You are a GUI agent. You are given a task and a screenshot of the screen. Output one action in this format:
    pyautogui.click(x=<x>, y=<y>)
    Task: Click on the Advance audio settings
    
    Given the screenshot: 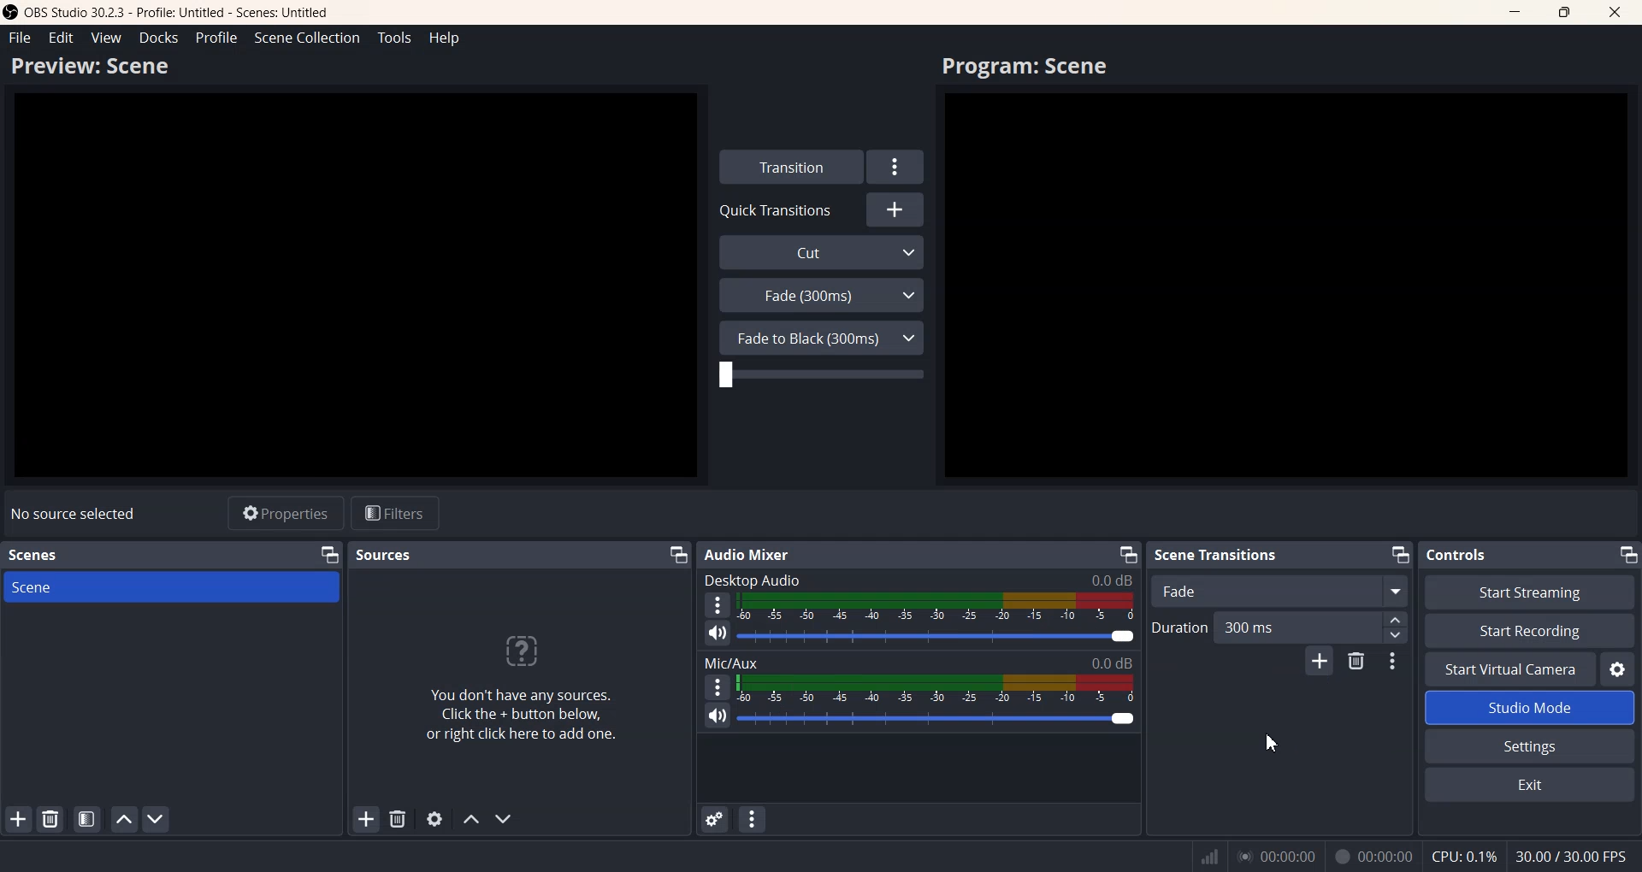 What is the action you would take?
    pyautogui.click(x=714, y=820)
    